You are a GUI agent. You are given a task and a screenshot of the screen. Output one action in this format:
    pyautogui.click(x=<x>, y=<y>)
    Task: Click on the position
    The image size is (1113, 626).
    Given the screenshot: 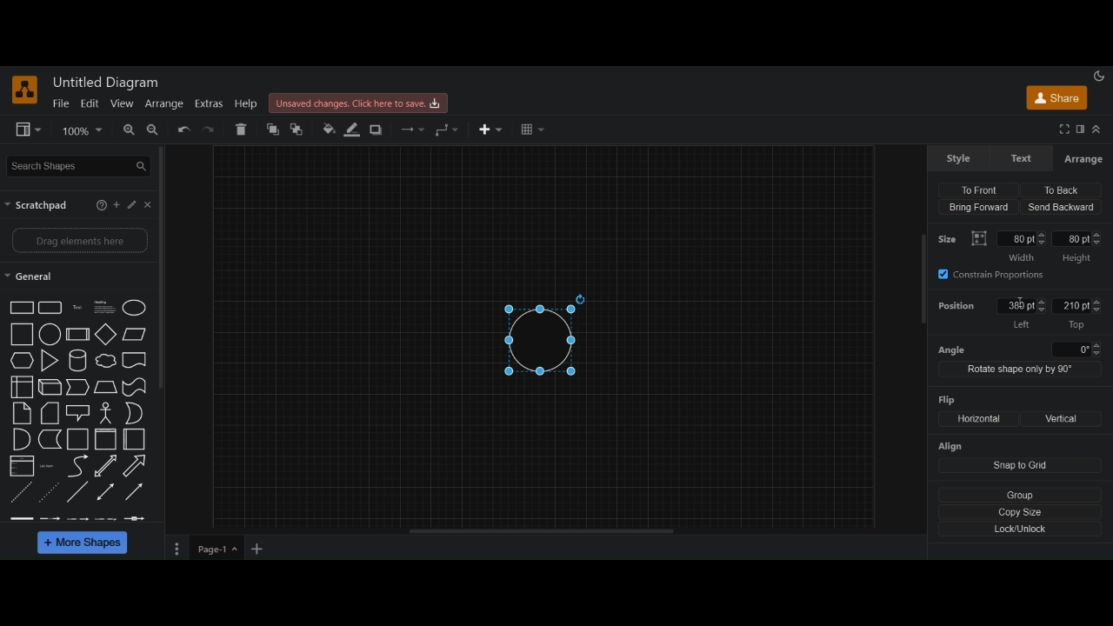 What is the action you would take?
    pyautogui.click(x=957, y=308)
    